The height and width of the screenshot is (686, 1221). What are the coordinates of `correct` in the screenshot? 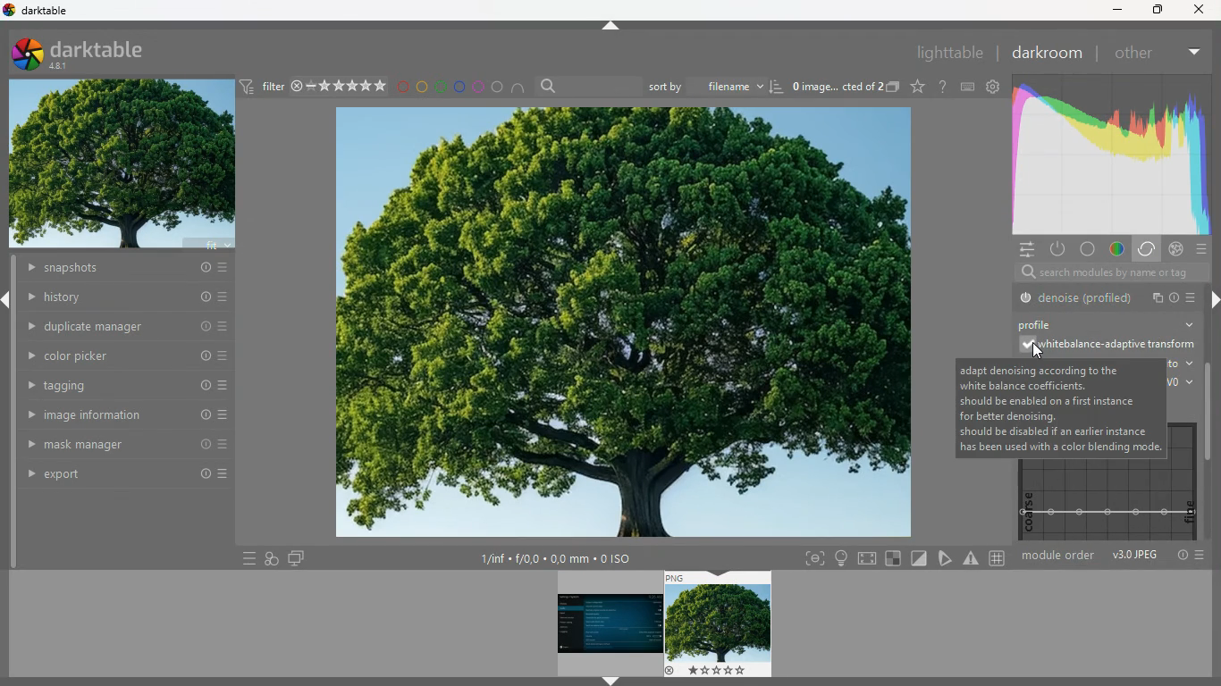 It's located at (1113, 152).